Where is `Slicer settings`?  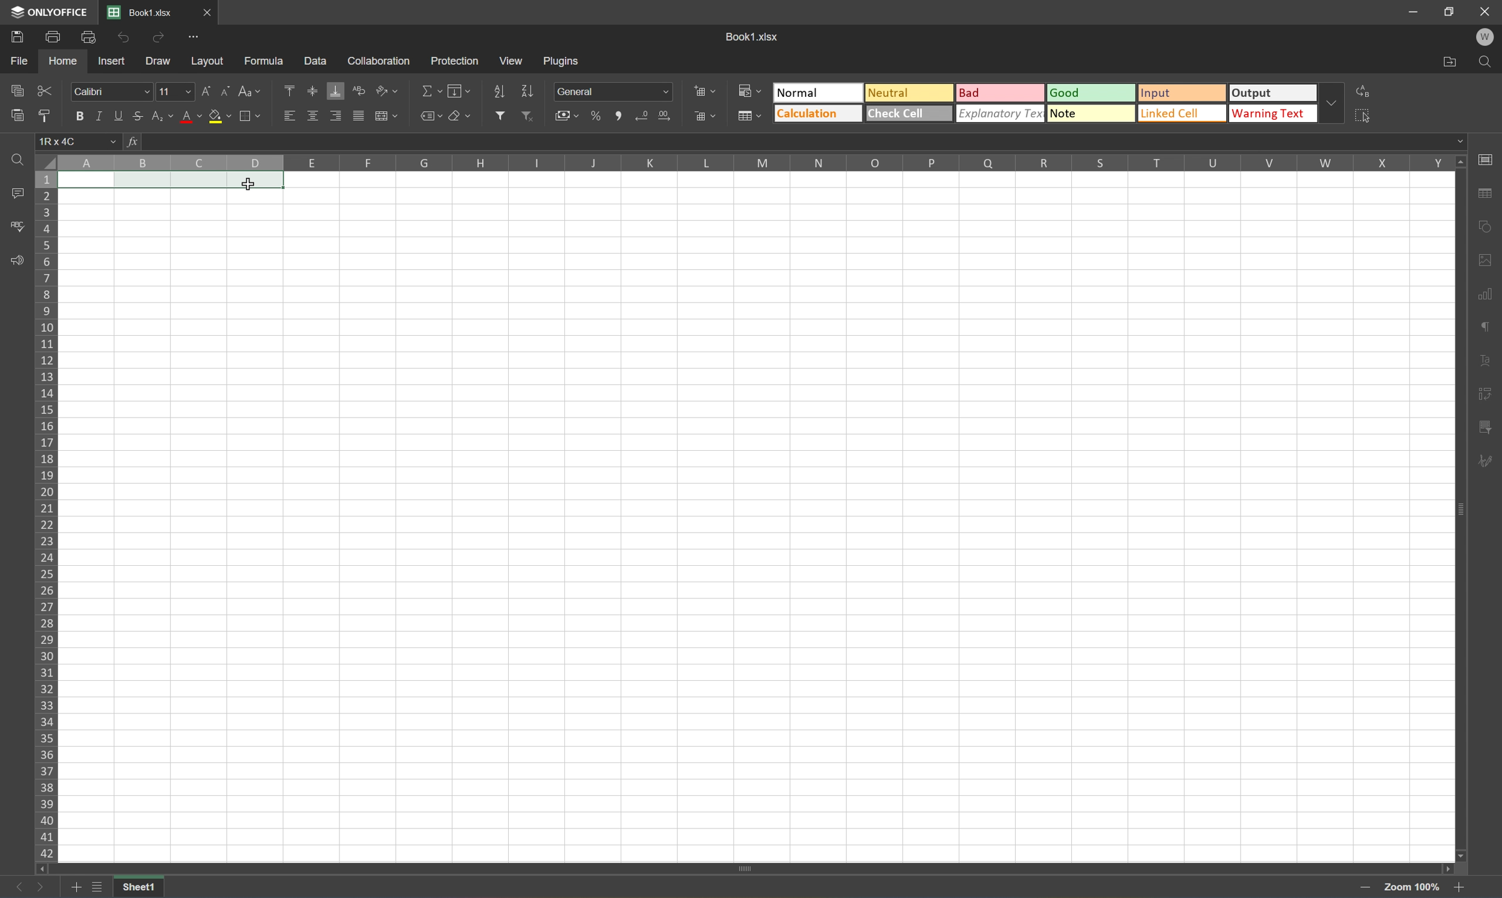 Slicer settings is located at coordinates (1485, 395).